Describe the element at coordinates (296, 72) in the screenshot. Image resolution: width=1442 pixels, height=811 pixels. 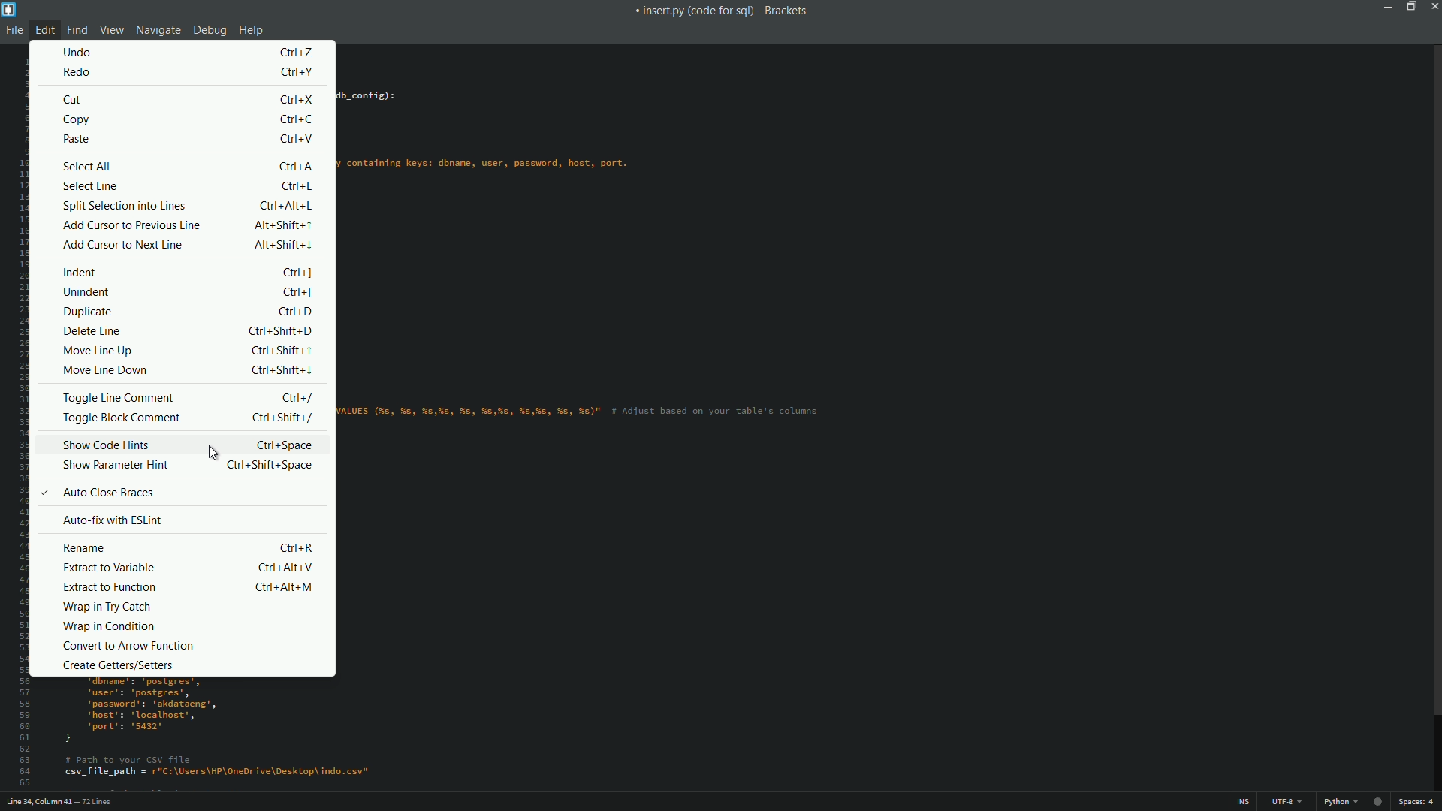
I see `keyboard shortcut` at that location.